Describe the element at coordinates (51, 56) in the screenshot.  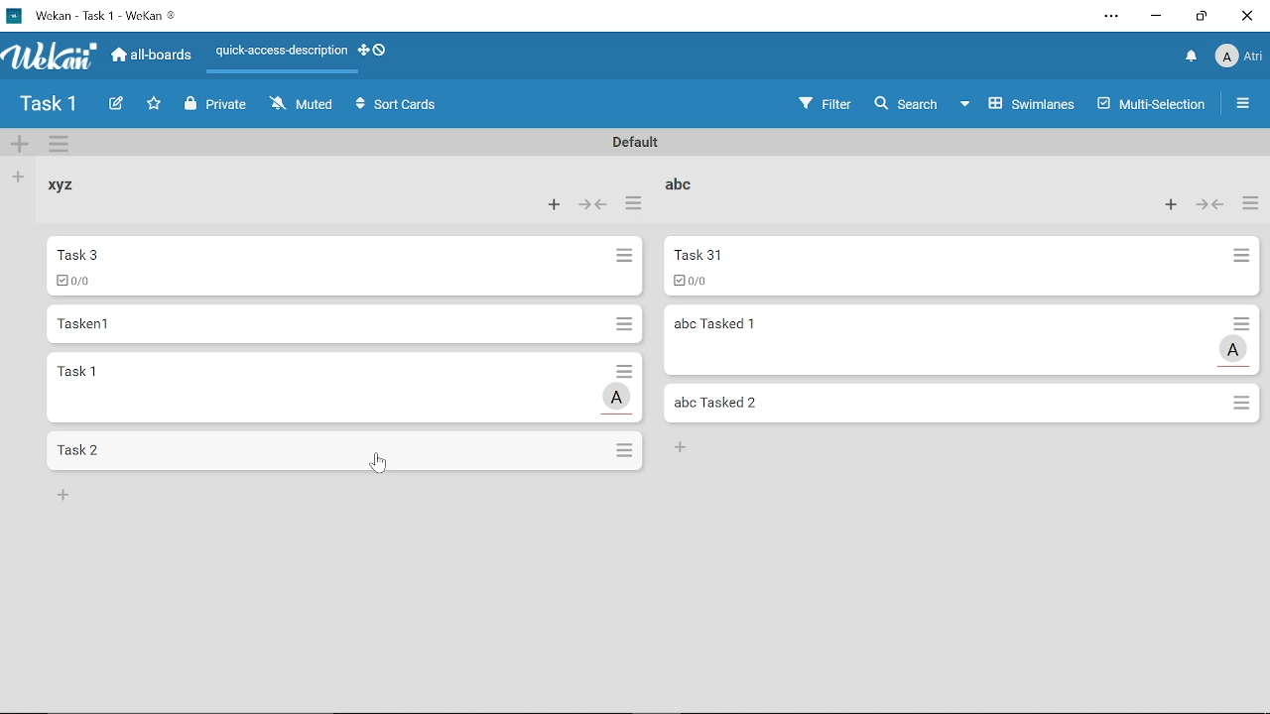
I see `App logo` at that location.